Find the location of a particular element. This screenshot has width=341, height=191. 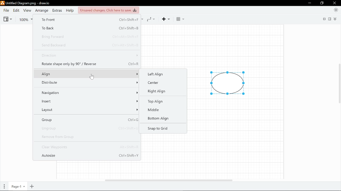

Insert is located at coordinates (88, 101).